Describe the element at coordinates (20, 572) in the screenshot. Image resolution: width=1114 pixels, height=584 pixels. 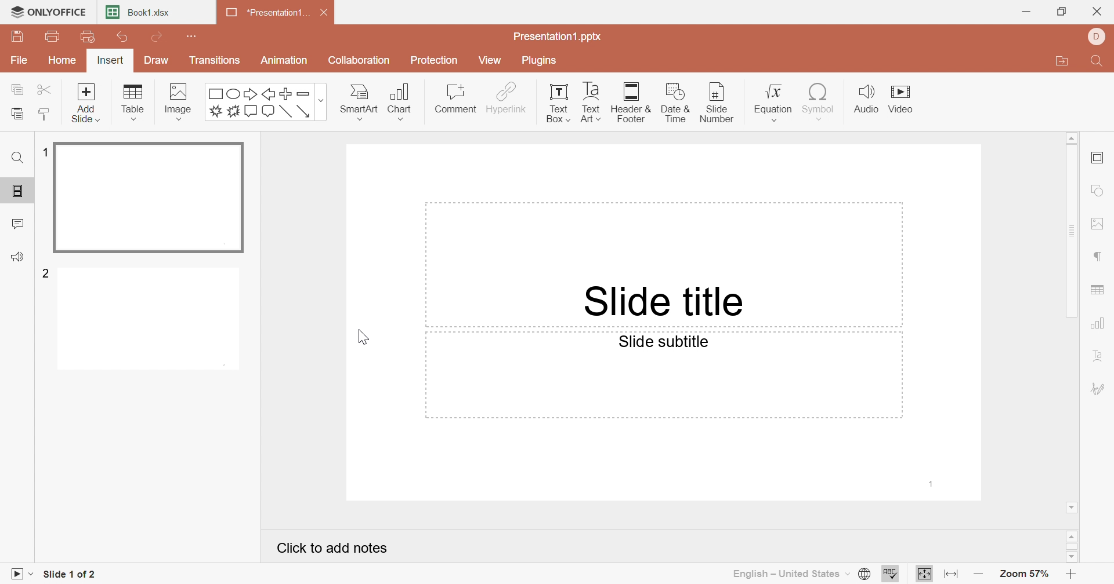
I see `Start Slideshow` at that location.